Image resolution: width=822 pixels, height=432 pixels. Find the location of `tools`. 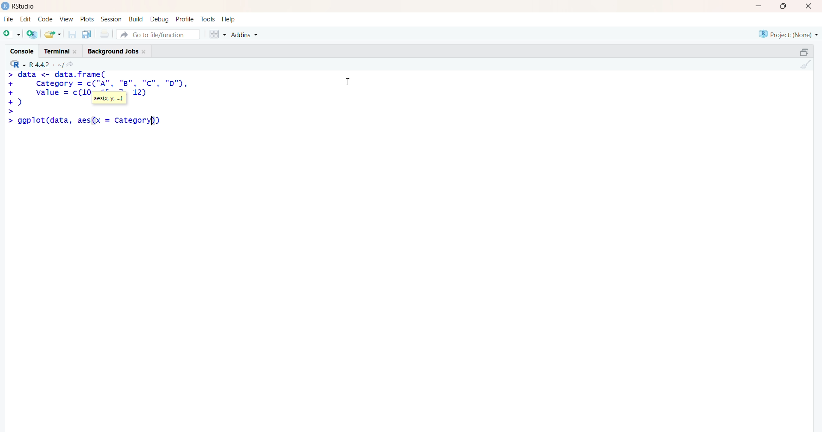

tools is located at coordinates (208, 19).